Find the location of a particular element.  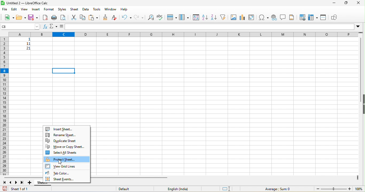

last sheet is located at coordinates (23, 182).